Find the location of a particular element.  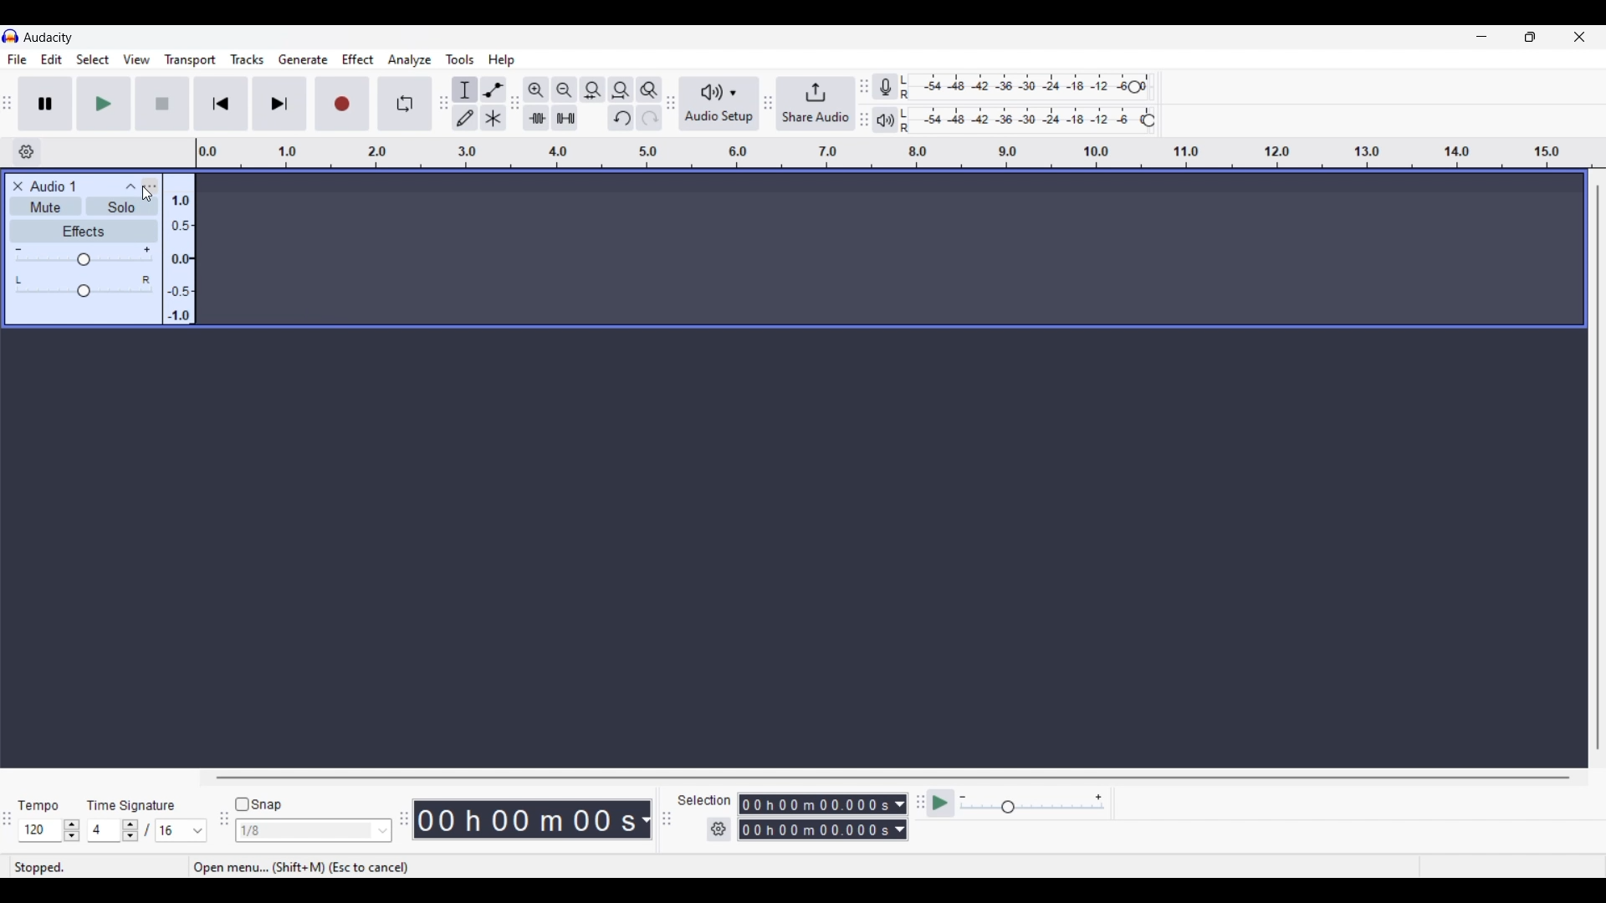

Tools menu is located at coordinates (460, 59).